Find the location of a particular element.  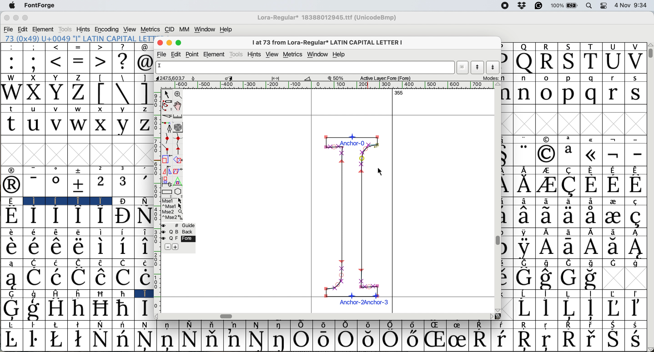

Y is located at coordinates (56, 93).